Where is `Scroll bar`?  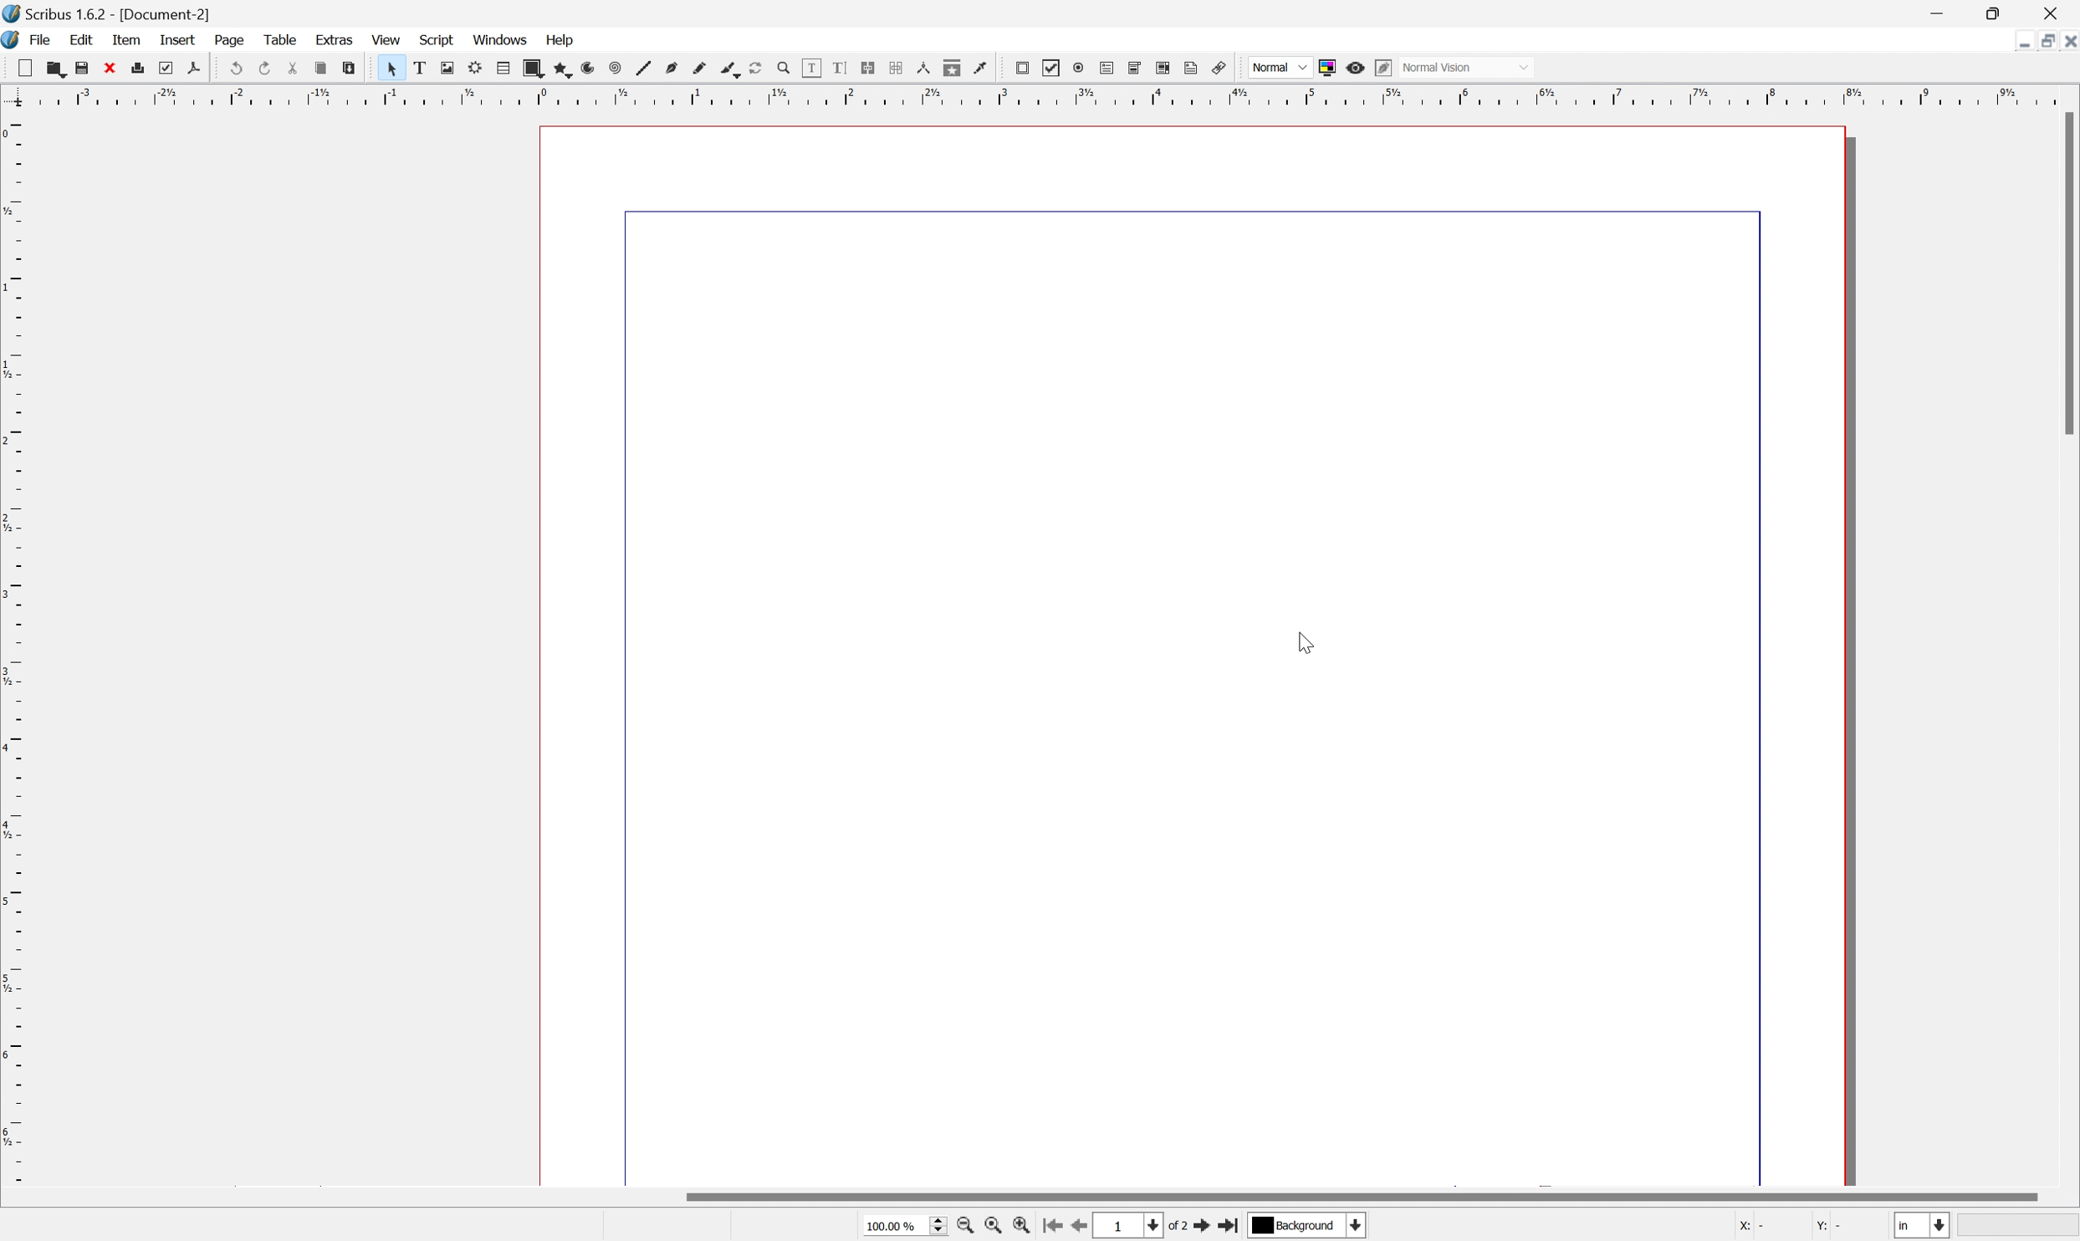 Scroll bar is located at coordinates (1052, 1195).